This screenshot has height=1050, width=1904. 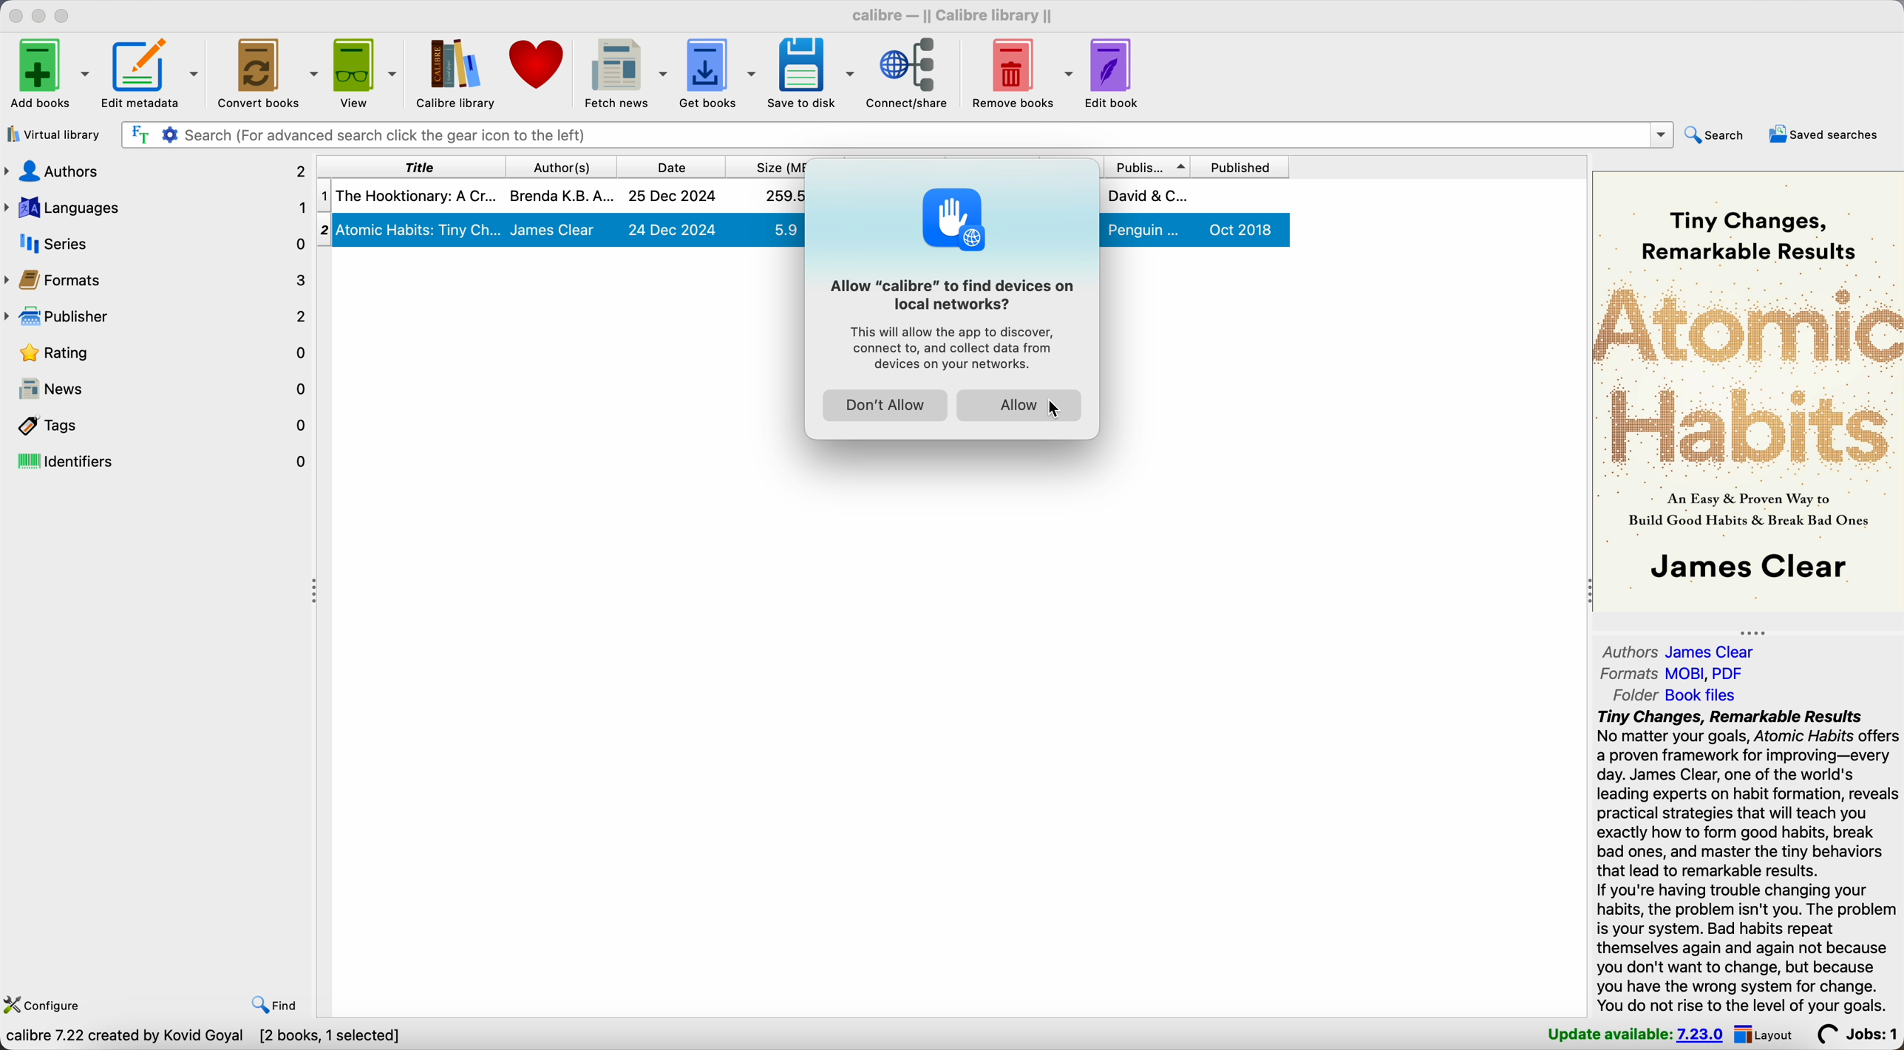 What do you see at coordinates (554, 230) in the screenshot?
I see `James Clear` at bounding box center [554, 230].